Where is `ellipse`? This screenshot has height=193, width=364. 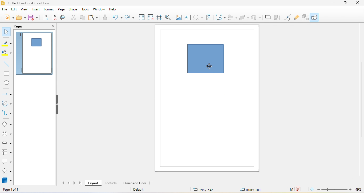
ellipse is located at coordinates (7, 83).